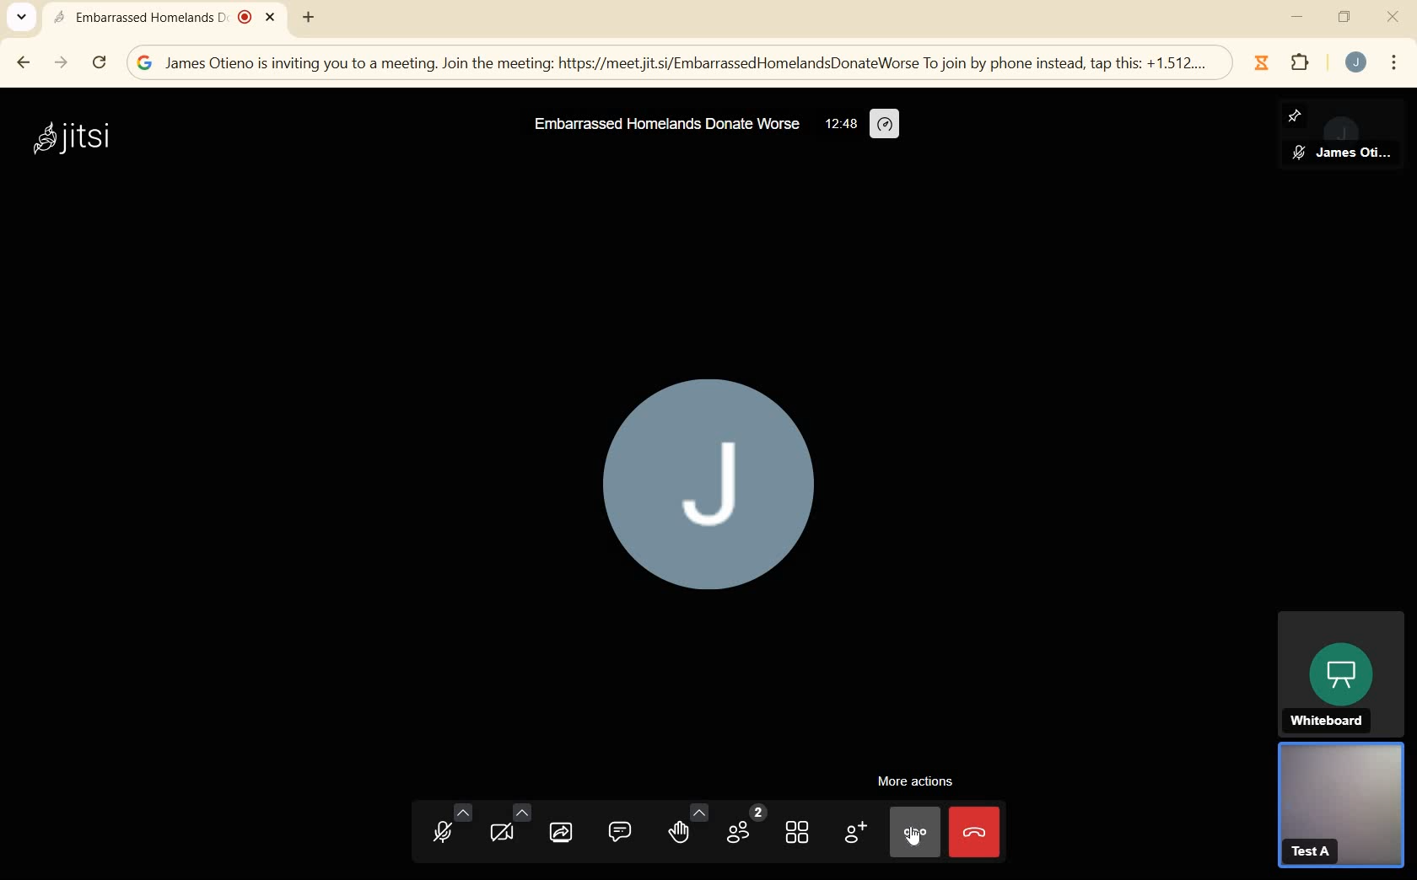 The image size is (1417, 880). What do you see at coordinates (745, 825) in the screenshot?
I see `participants (2)` at bounding box center [745, 825].